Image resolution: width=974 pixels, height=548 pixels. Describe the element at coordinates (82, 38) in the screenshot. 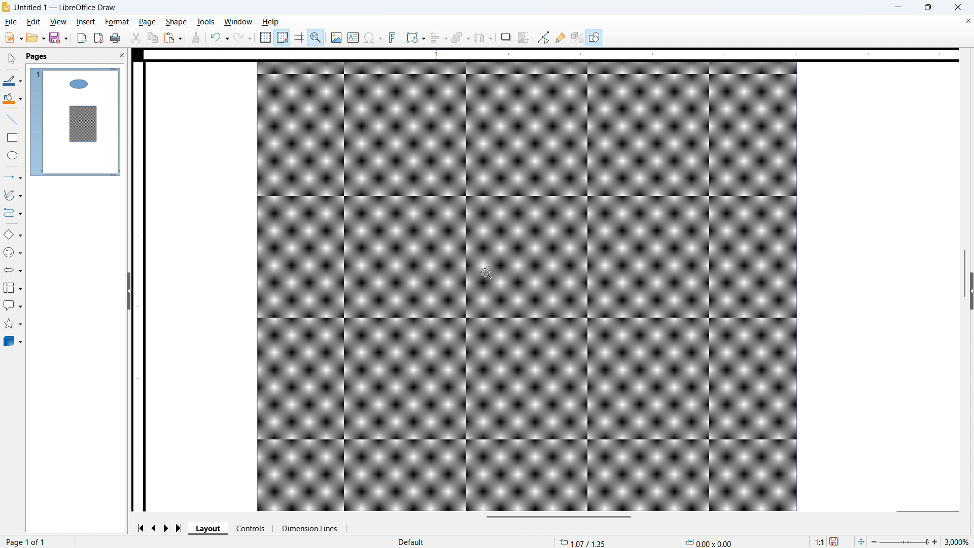

I see `Export ` at that location.